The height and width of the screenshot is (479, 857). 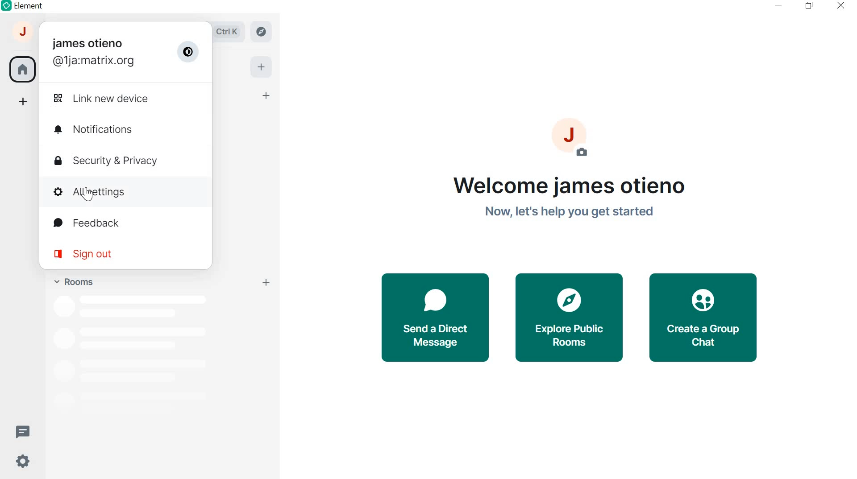 I want to click on SEARCH, so click(x=231, y=32).